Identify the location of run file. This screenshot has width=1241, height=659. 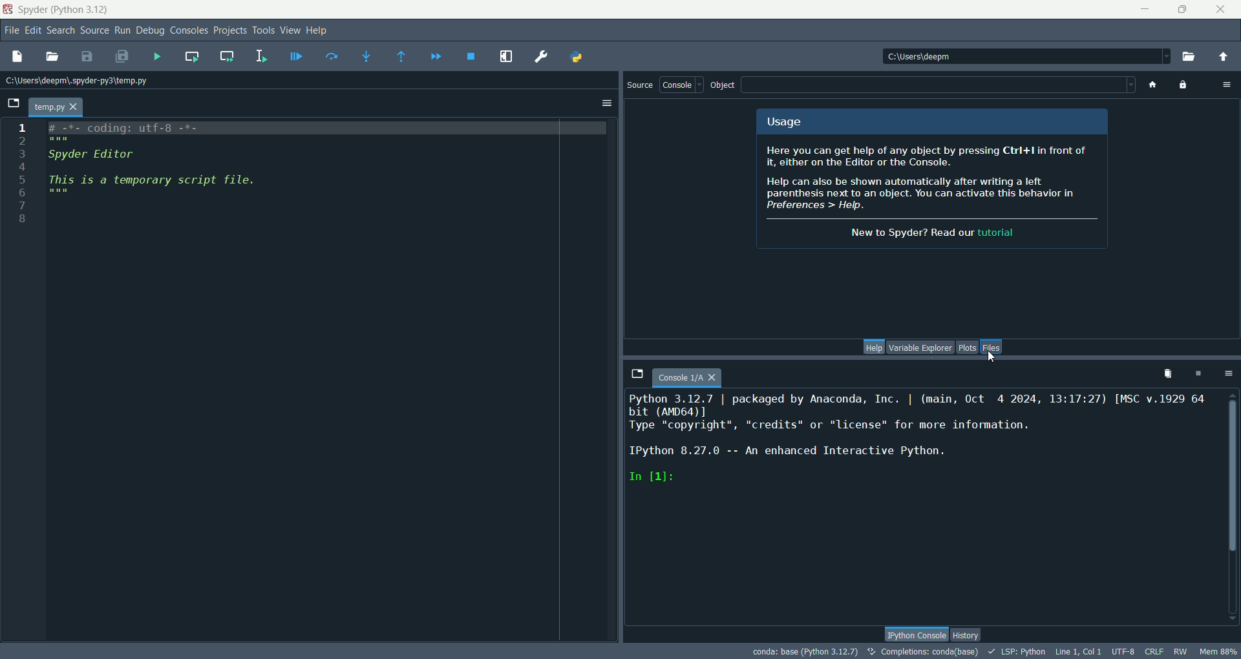
(158, 56).